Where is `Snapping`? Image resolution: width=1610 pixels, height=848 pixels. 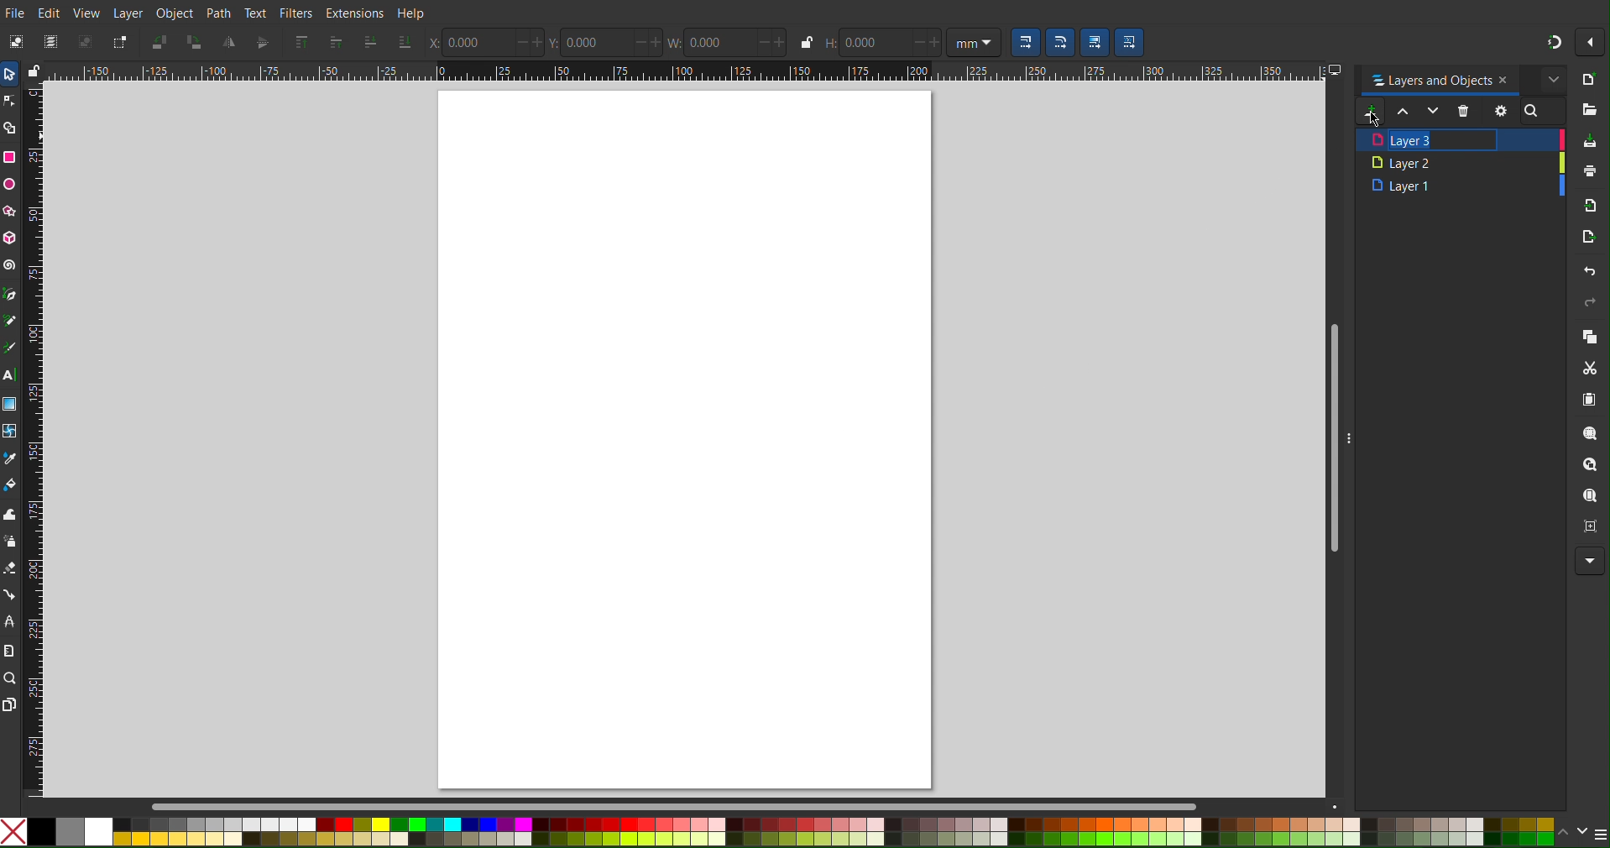 Snapping is located at coordinates (1553, 40).